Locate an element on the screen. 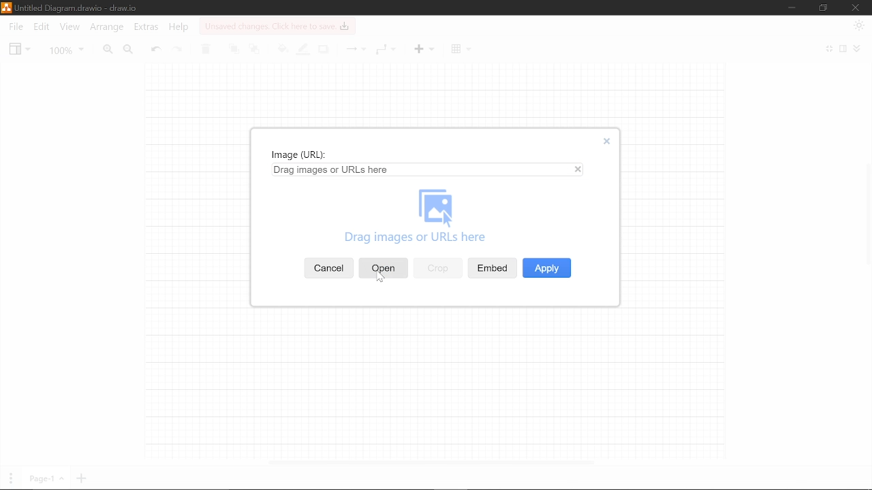  Add page is located at coordinates (82, 480).